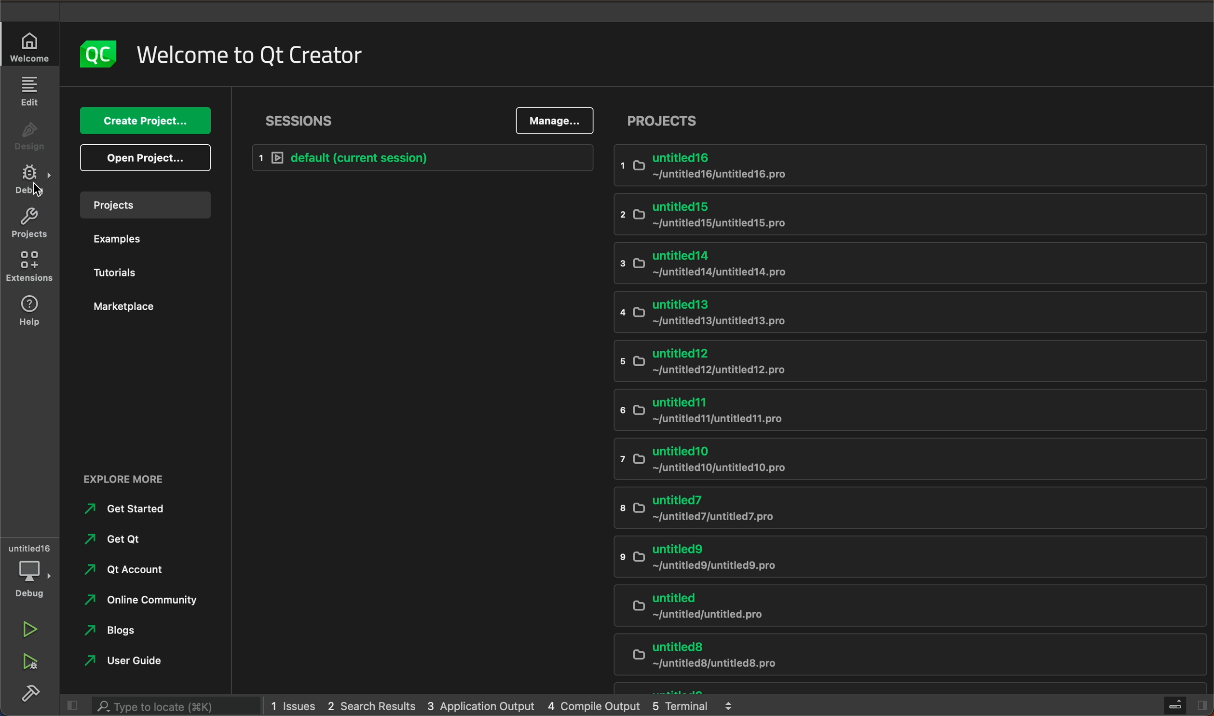  What do you see at coordinates (148, 156) in the screenshot?
I see `open project` at bounding box center [148, 156].